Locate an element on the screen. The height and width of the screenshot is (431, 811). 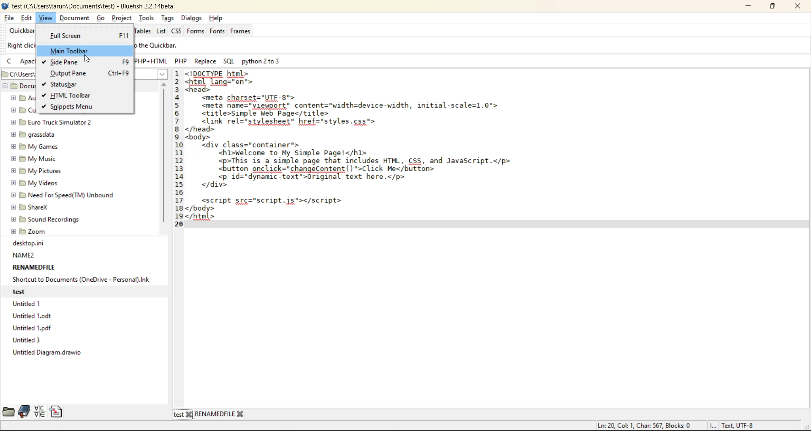
apache is located at coordinates (30, 62).